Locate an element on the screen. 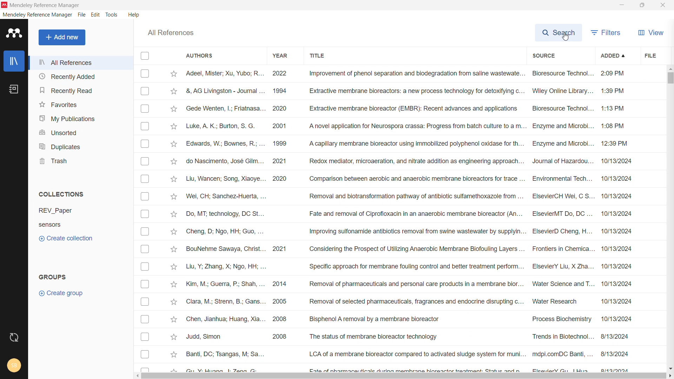  mendeley reference manager is located at coordinates (38, 14).